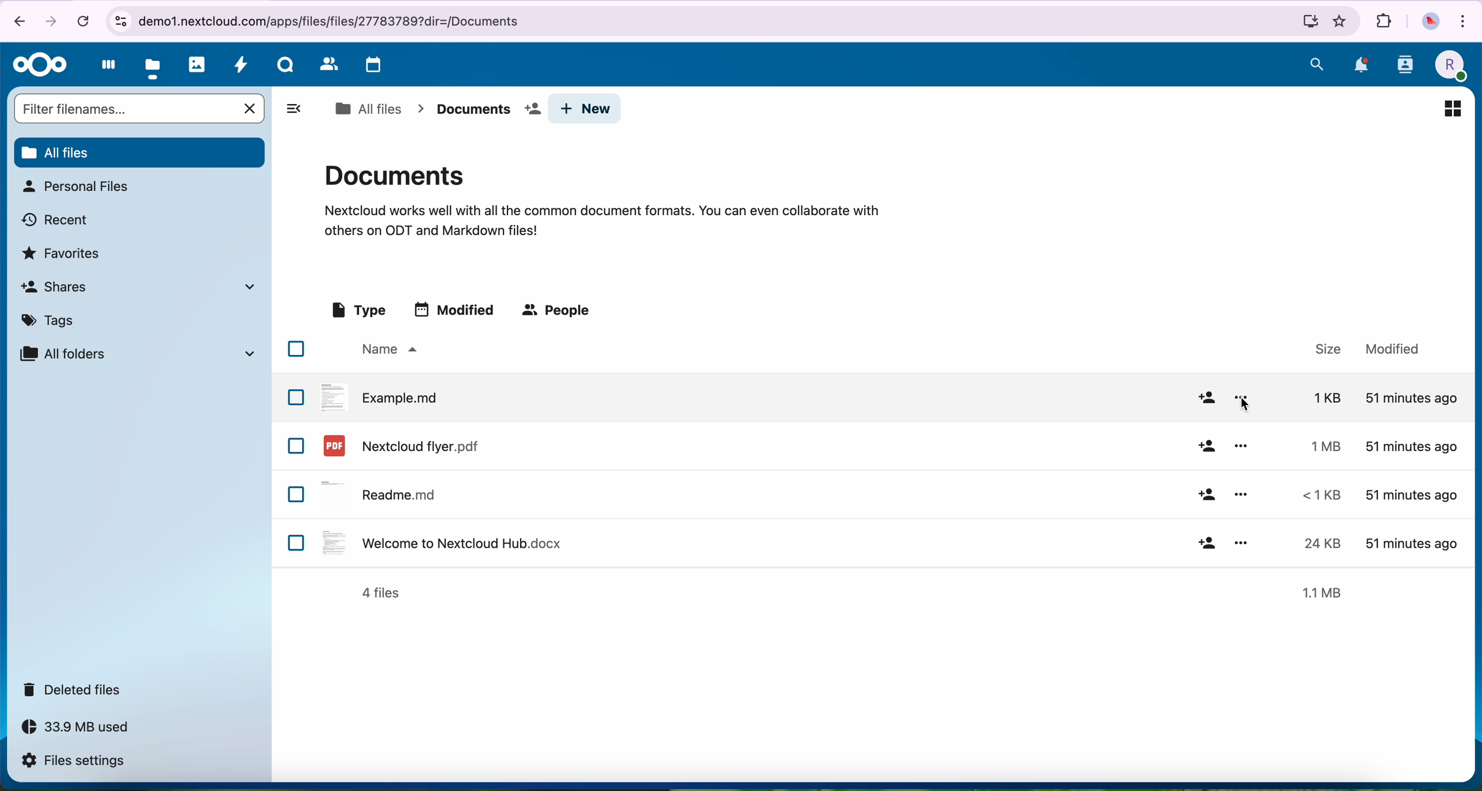  I want to click on add, so click(1208, 446).